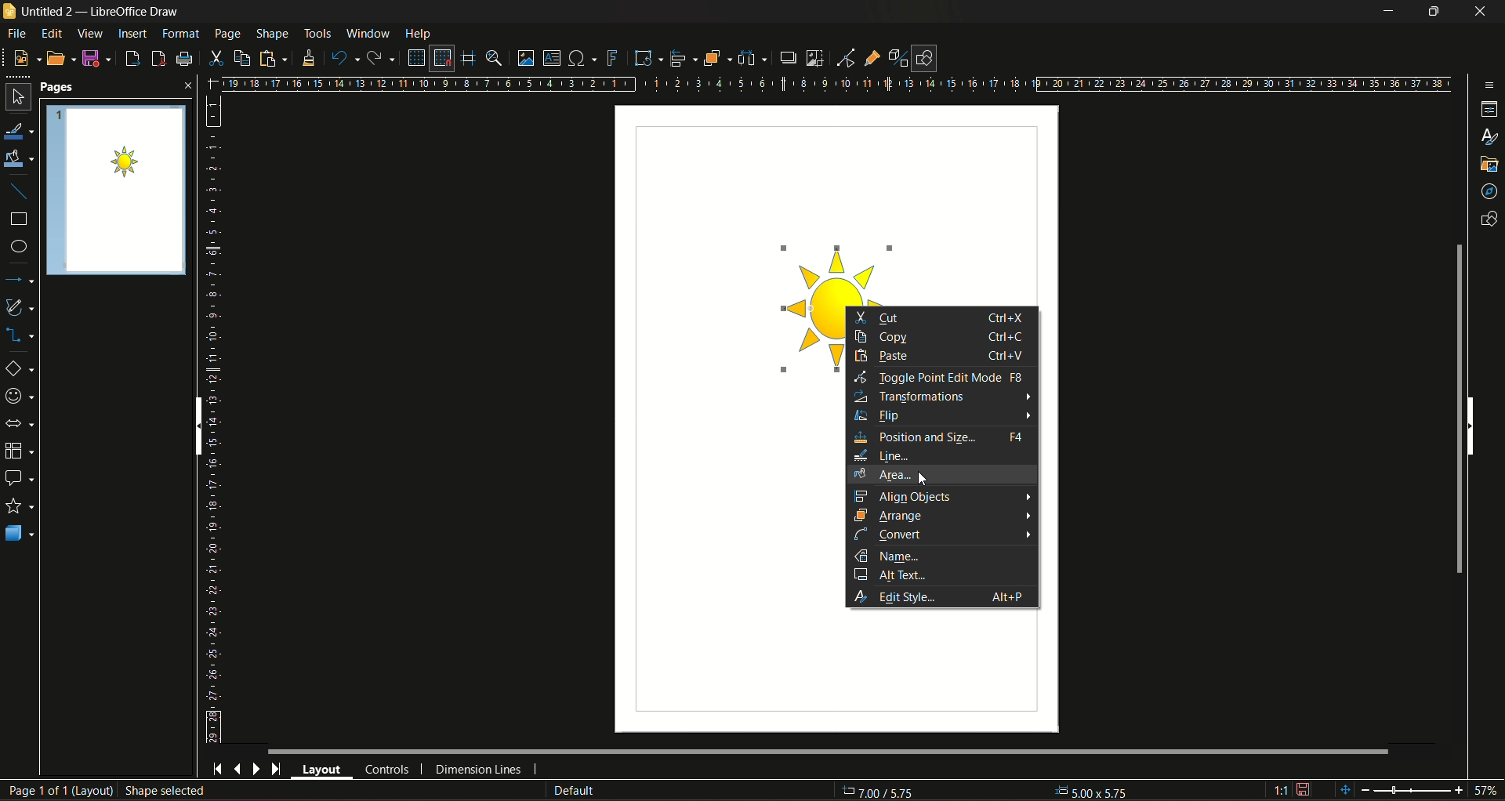 This screenshot has height=801, width=1505. Describe the element at coordinates (892, 554) in the screenshot. I see `name` at that location.